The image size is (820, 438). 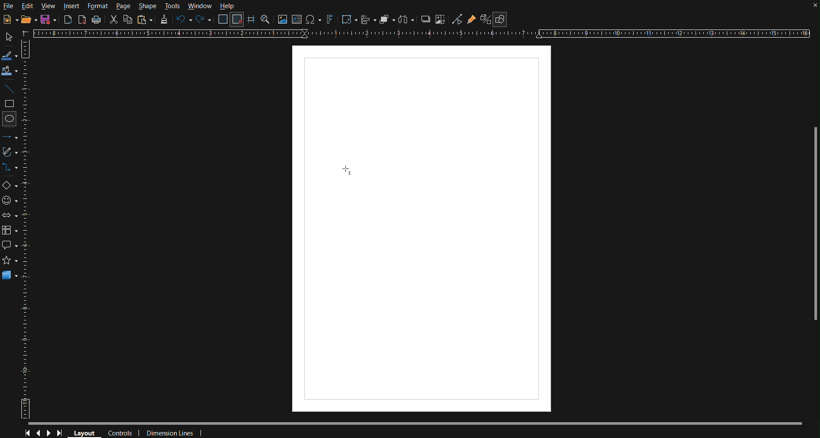 I want to click on 3D Objects, so click(x=12, y=276).